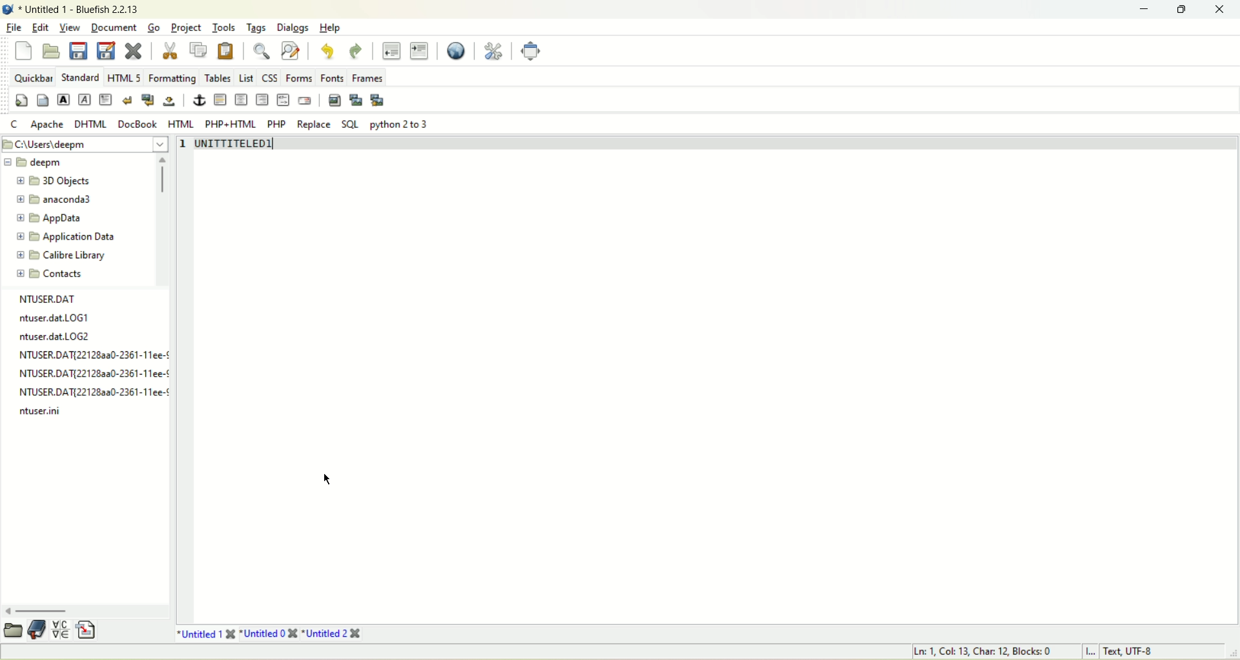 The height and width of the screenshot is (660, 1240). Describe the element at coordinates (456, 51) in the screenshot. I see `preview in browser` at that location.